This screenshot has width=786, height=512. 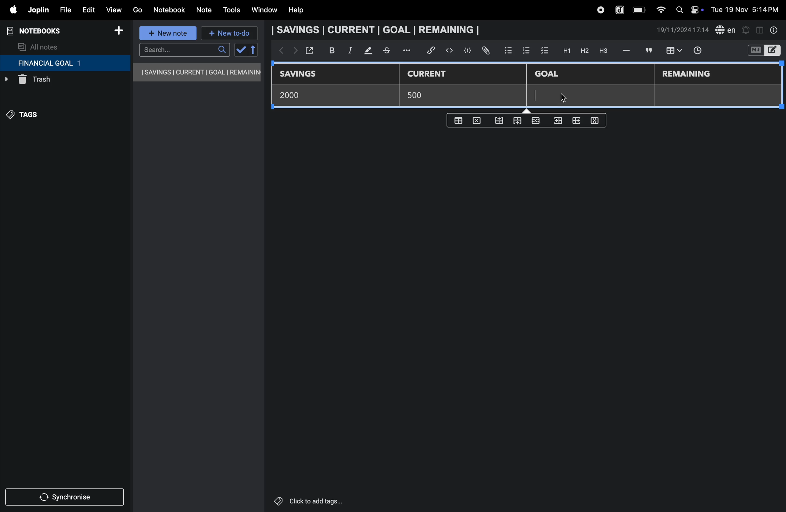 I want to click on code block, so click(x=465, y=50).